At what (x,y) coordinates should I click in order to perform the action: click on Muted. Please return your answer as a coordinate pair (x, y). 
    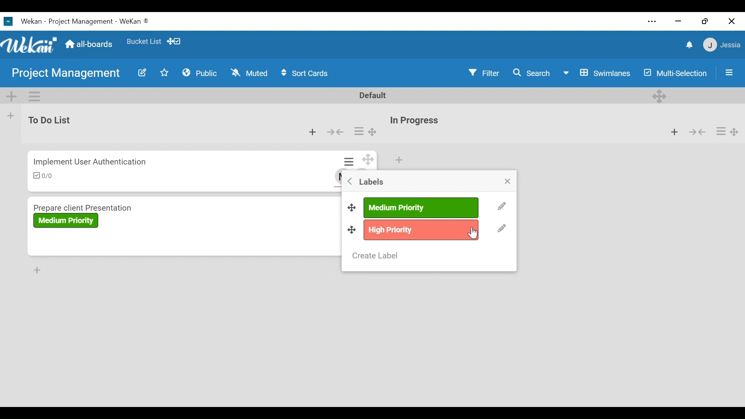
    Looking at the image, I should click on (249, 73).